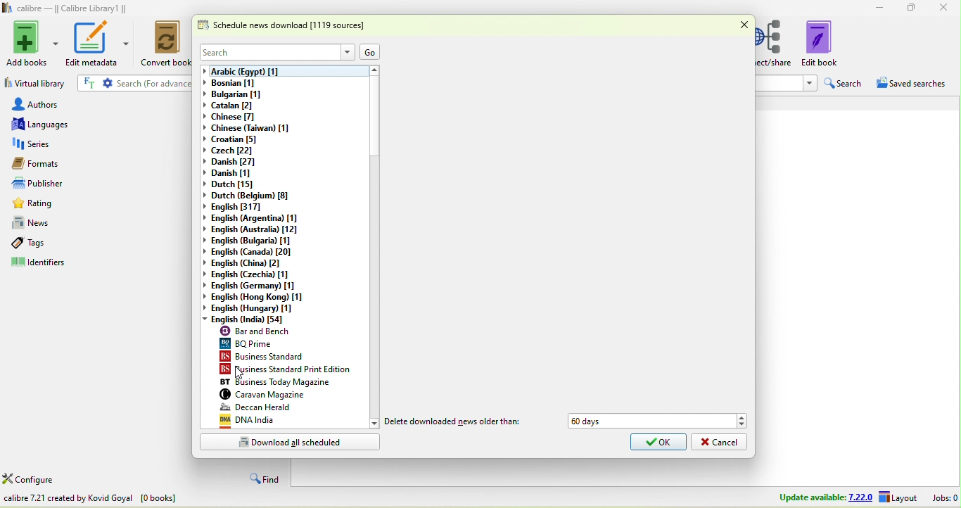  I want to click on cancel, so click(721, 442).